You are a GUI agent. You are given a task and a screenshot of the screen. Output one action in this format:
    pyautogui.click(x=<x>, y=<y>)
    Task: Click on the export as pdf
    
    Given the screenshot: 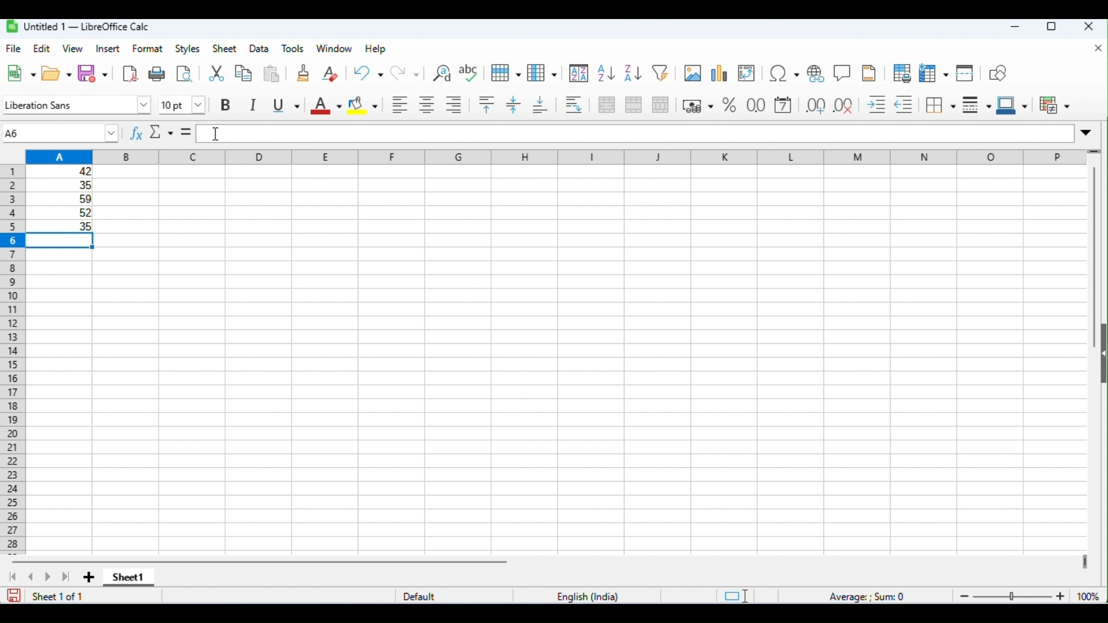 What is the action you would take?
    pyautogui.click(x=130, y=74)
    